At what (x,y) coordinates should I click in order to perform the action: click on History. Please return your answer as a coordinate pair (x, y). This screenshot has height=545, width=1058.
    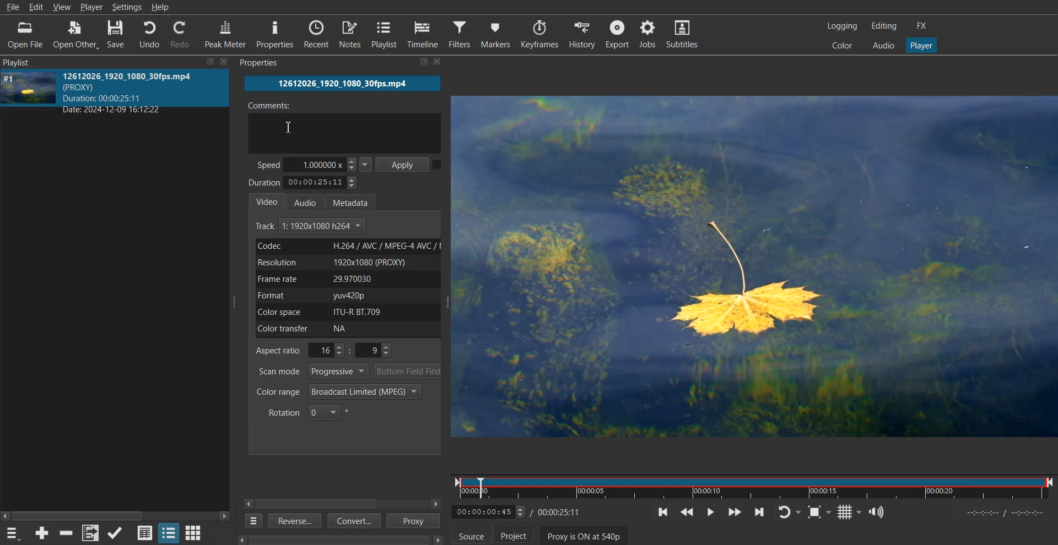
    Looking at the image, I should click on (580, 34).